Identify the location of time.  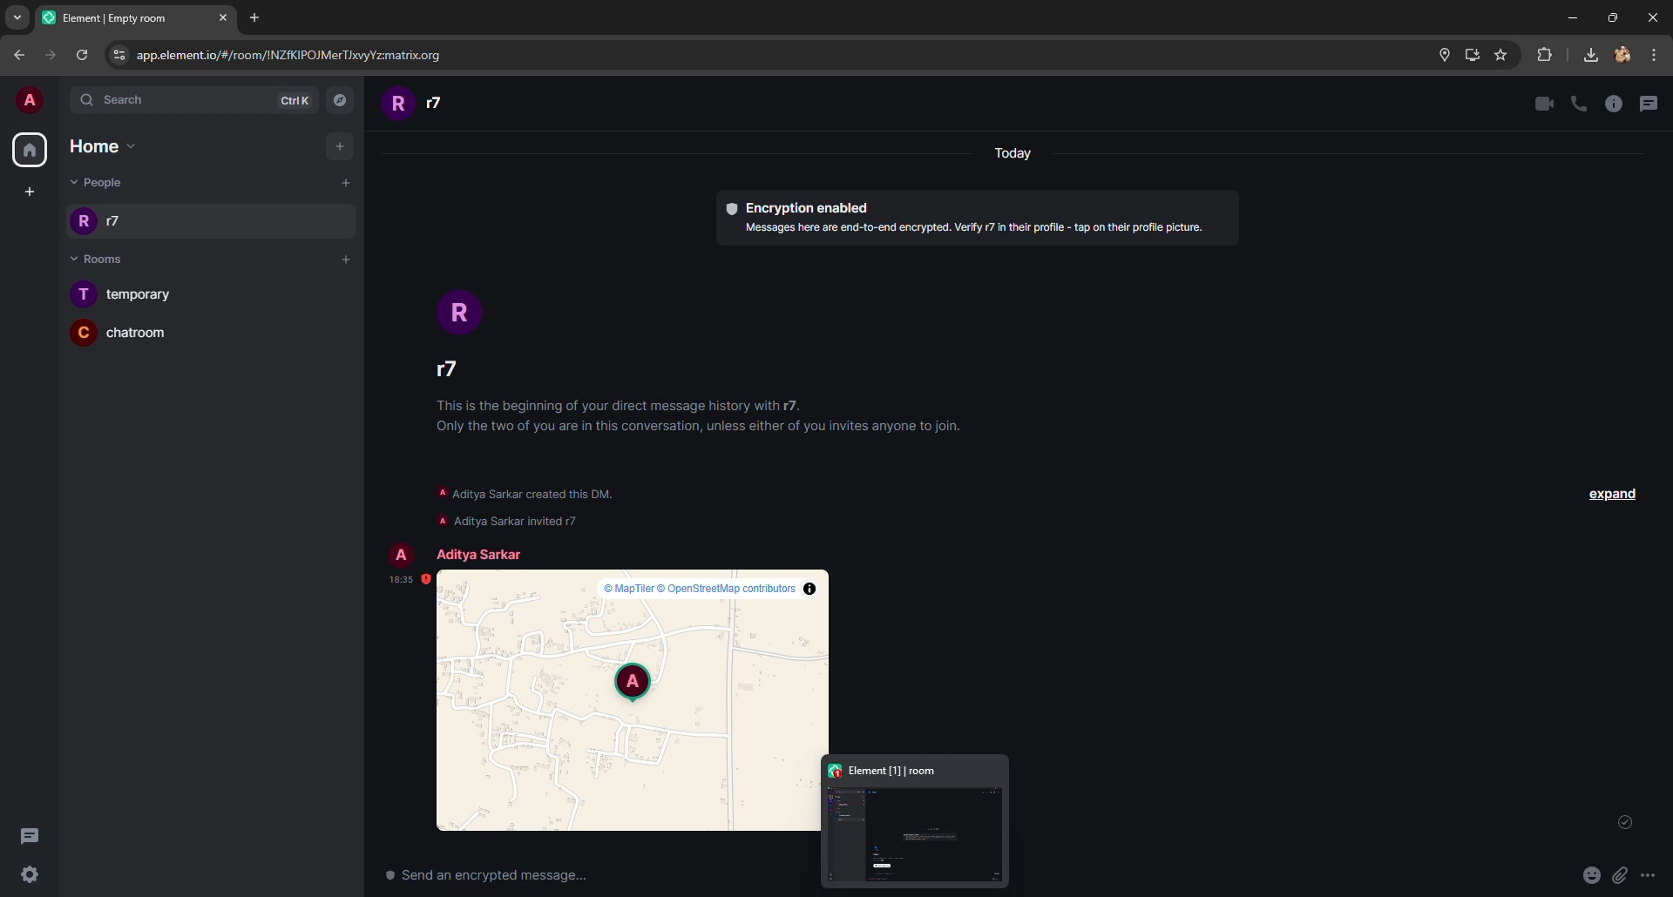
(396, 578).